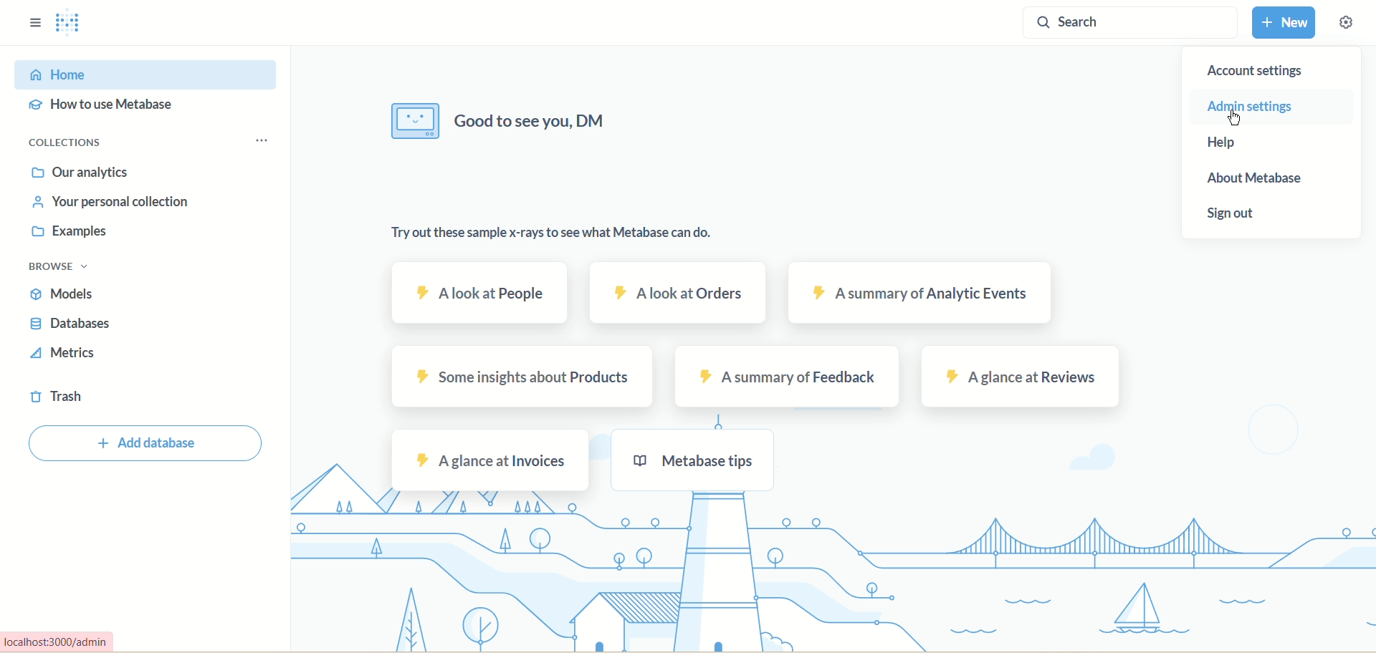 The image size is (1376, 653). Describe the element at coordinates (1021, 377) in the screenshot. I see `a glance at reviews` at that location.